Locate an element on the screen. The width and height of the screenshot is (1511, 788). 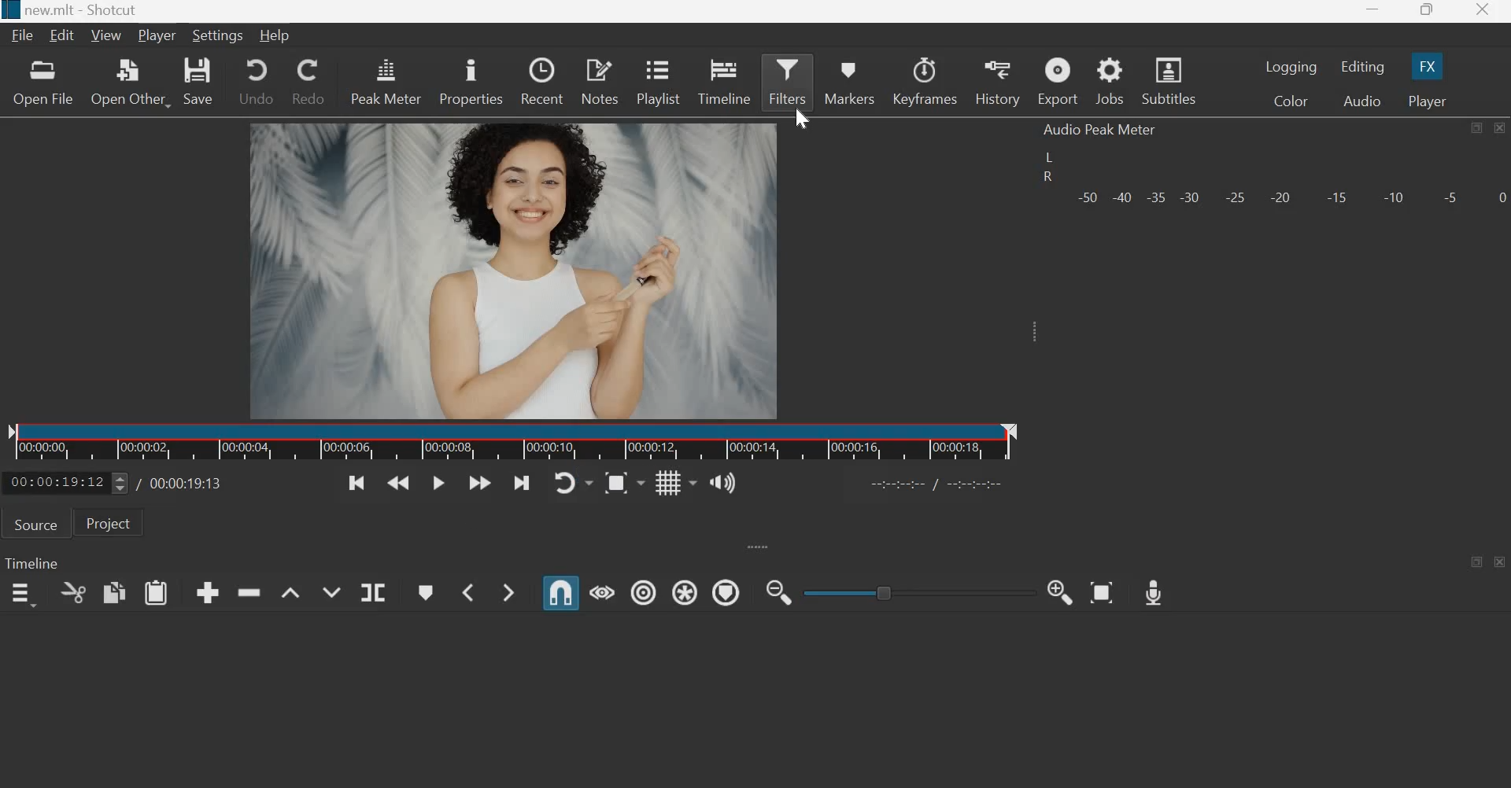
left is located at coordinates (1051, 157).